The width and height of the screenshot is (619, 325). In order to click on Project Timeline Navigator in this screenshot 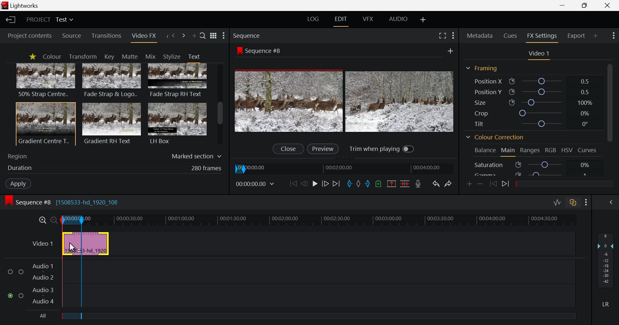, I will do `click(346, 167)`.